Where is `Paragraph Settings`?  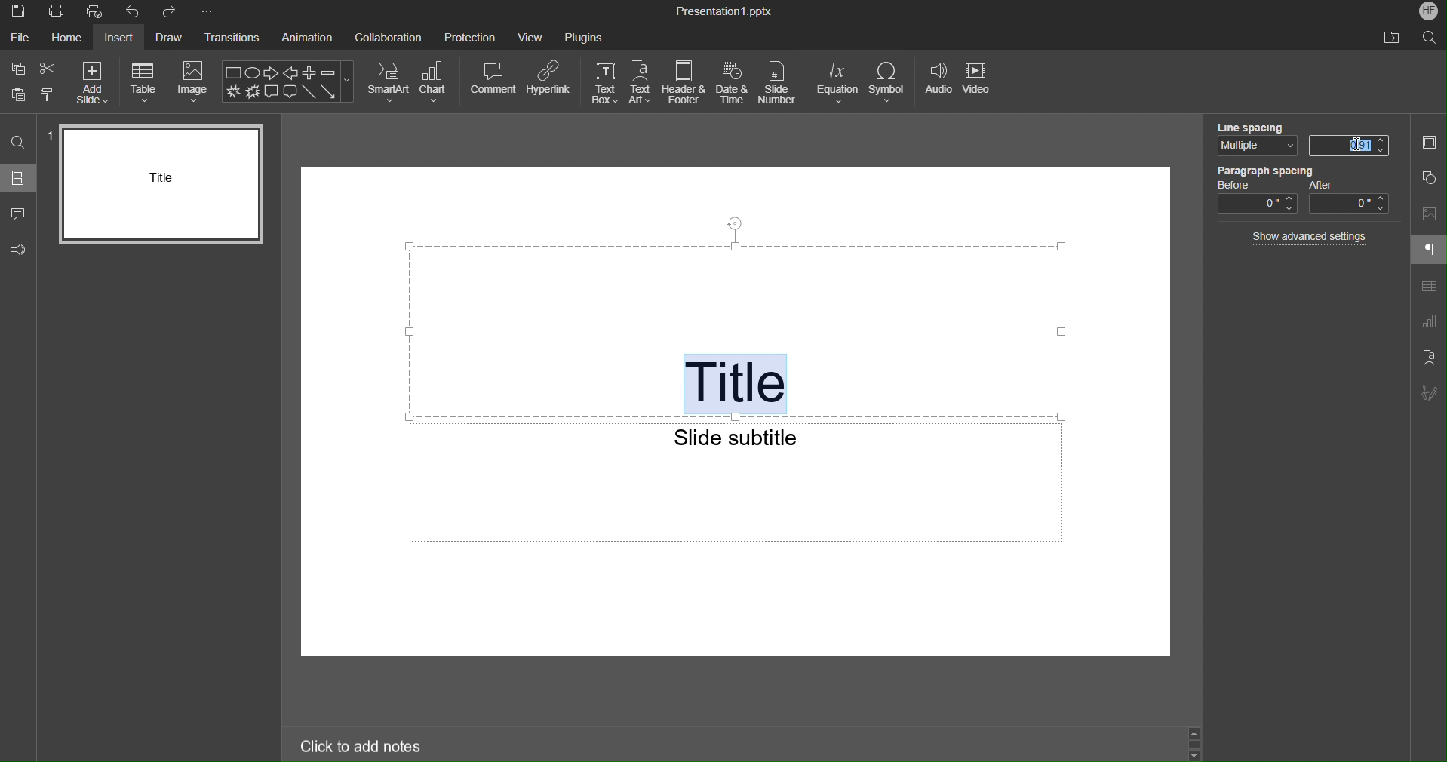
Paragraph Settings is located at coordinates (1430, 251).